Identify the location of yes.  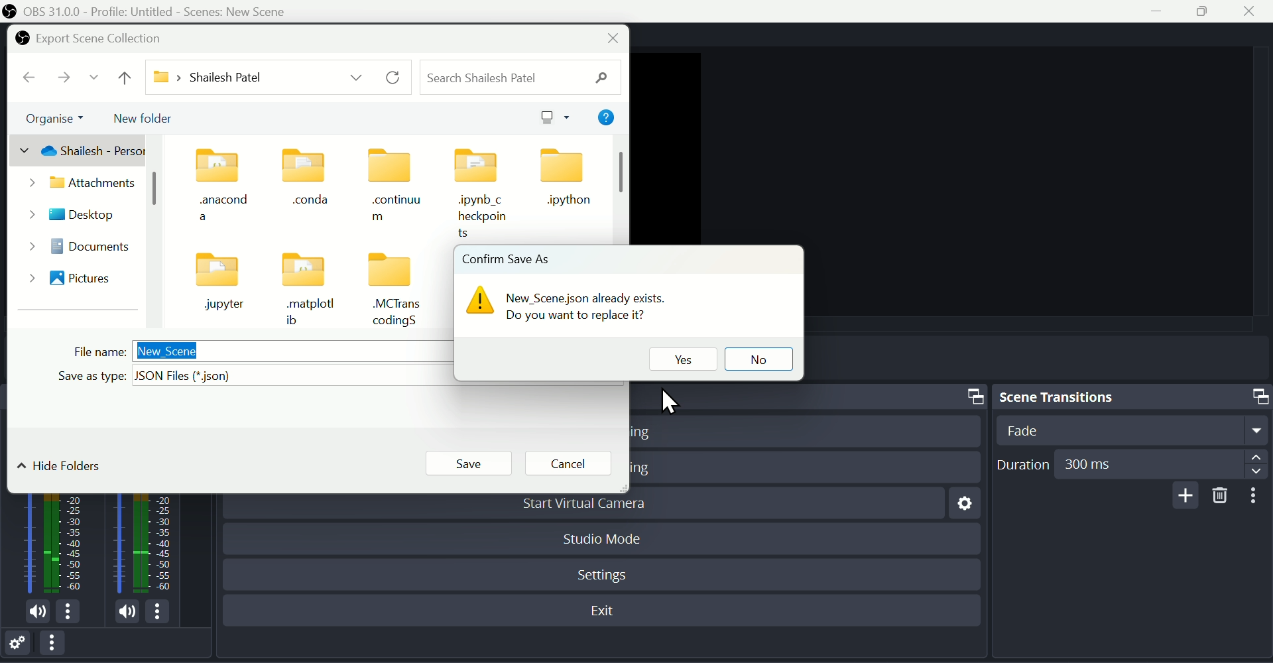
(680, 356).